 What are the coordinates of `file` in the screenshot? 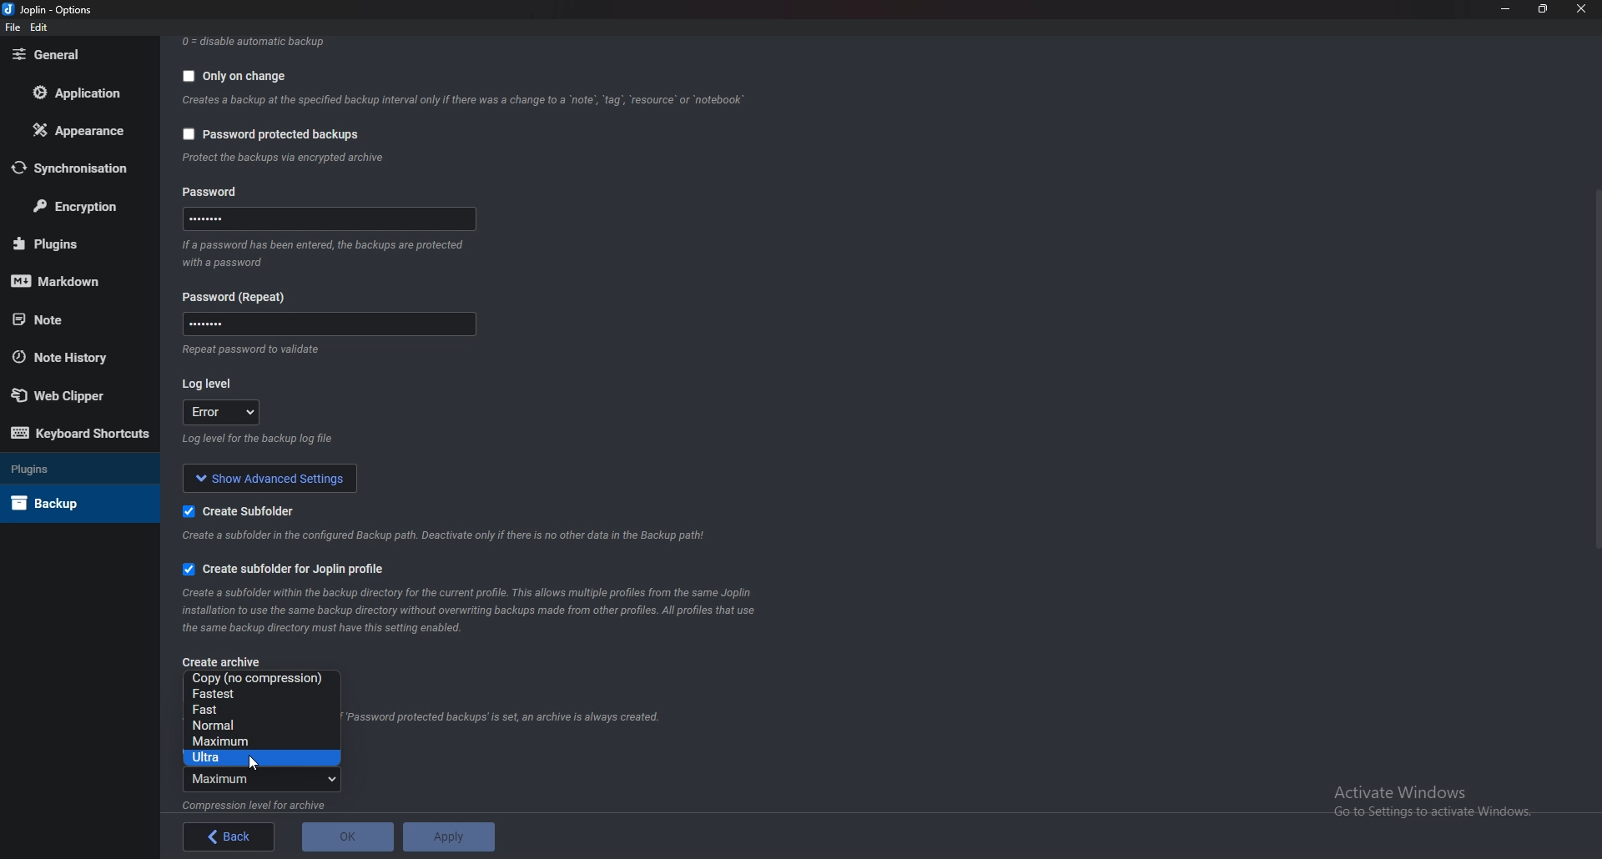 It's located at (13, 28).